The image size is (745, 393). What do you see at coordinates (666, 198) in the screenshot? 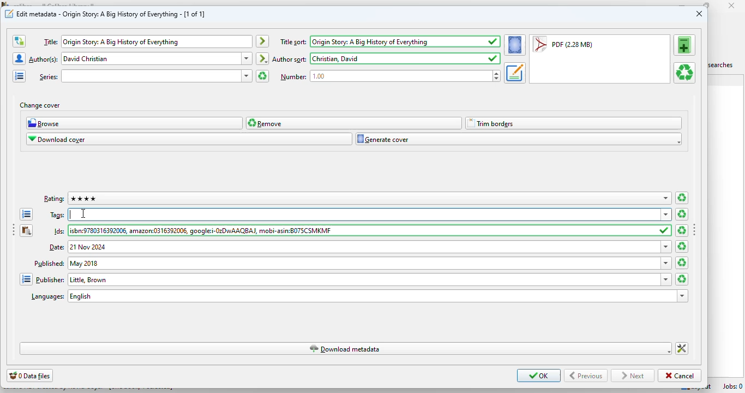
I see `dropdown` at bounding box center [666, 198].